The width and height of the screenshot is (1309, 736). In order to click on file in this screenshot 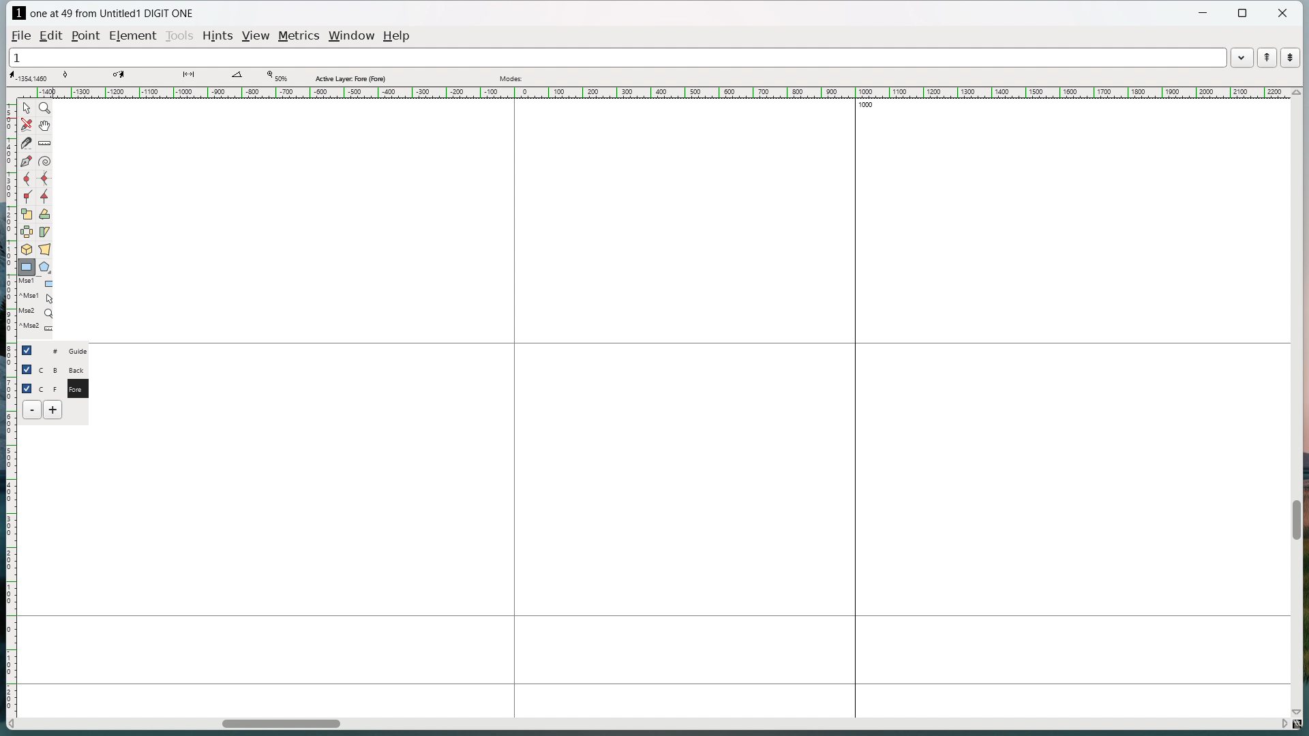, I will do `click(21, 35)`.